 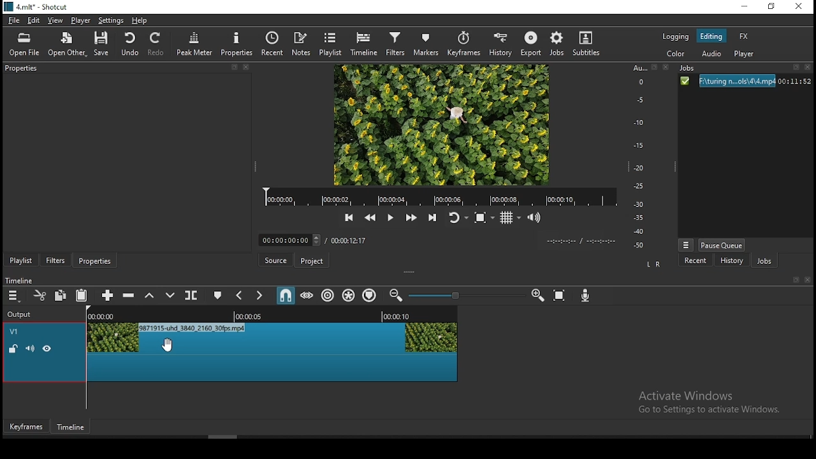 What do you see at coordinates (414, 217) in the screenshot?
I see `play quickly forwards` at bounding box center [414, 217].